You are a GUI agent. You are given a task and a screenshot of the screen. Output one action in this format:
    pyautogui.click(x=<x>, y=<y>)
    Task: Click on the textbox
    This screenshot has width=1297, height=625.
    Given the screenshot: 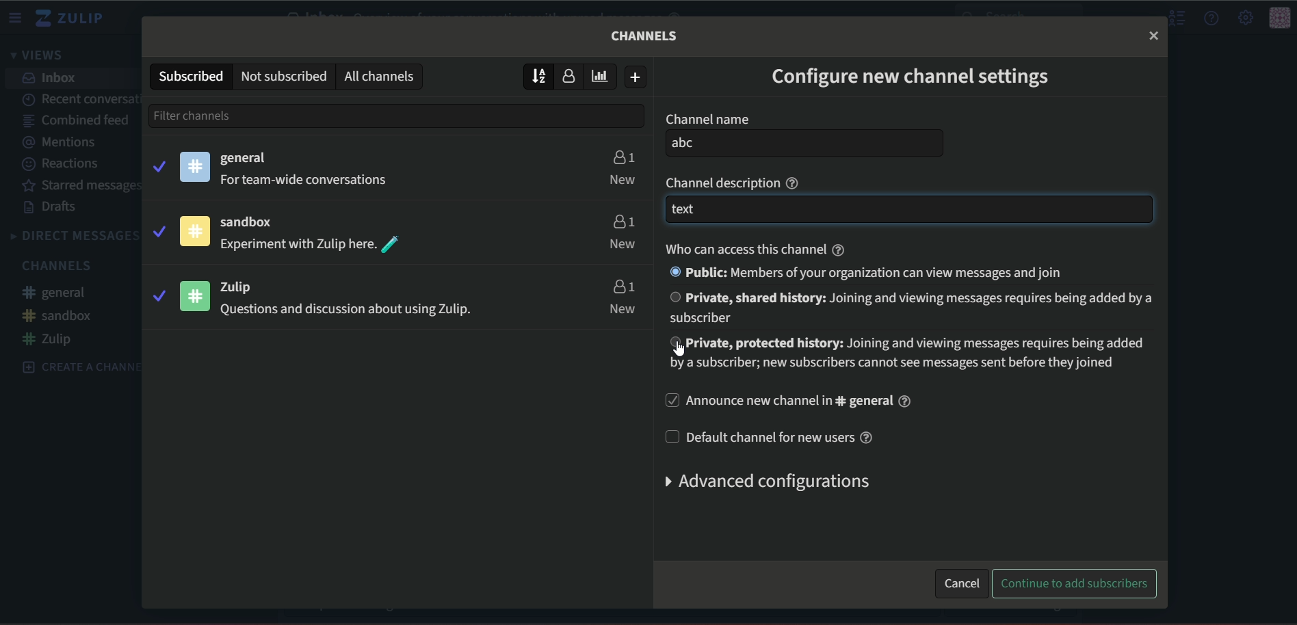 What is the action you would take?
    pyautogui.click(x=908, y=210)
    